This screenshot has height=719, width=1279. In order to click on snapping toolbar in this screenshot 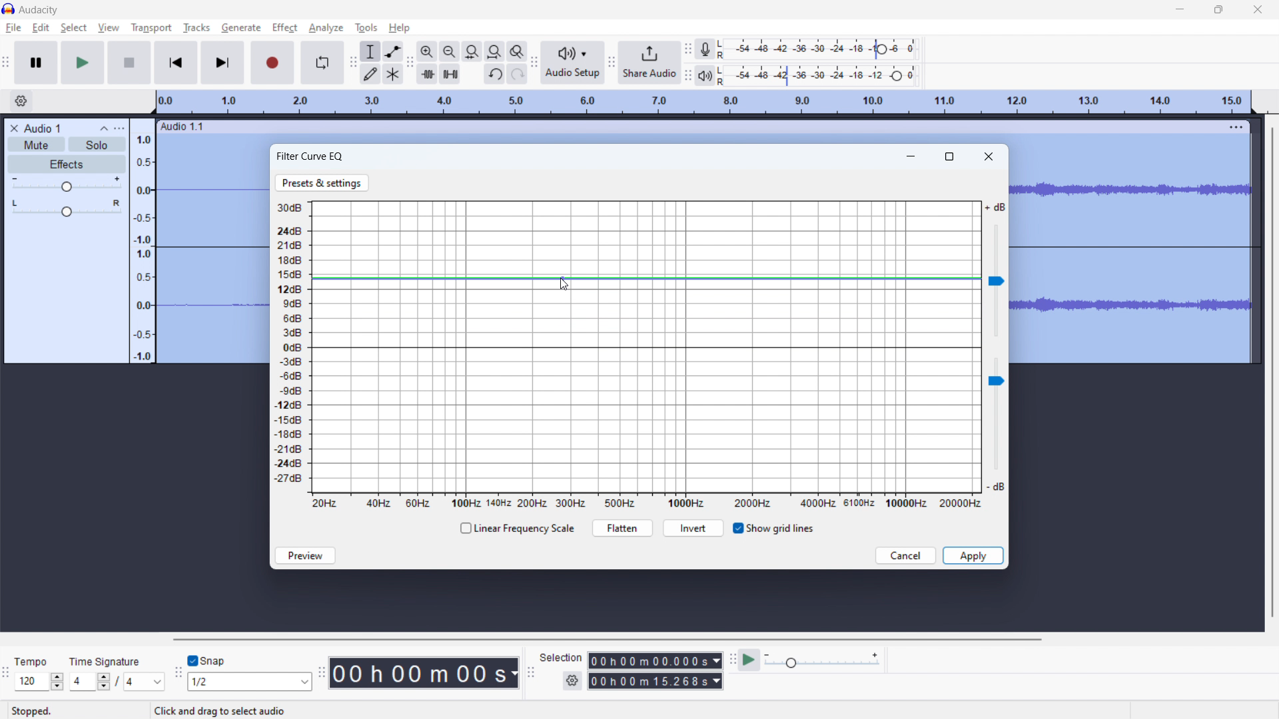, I will do `click(178, 672)`.